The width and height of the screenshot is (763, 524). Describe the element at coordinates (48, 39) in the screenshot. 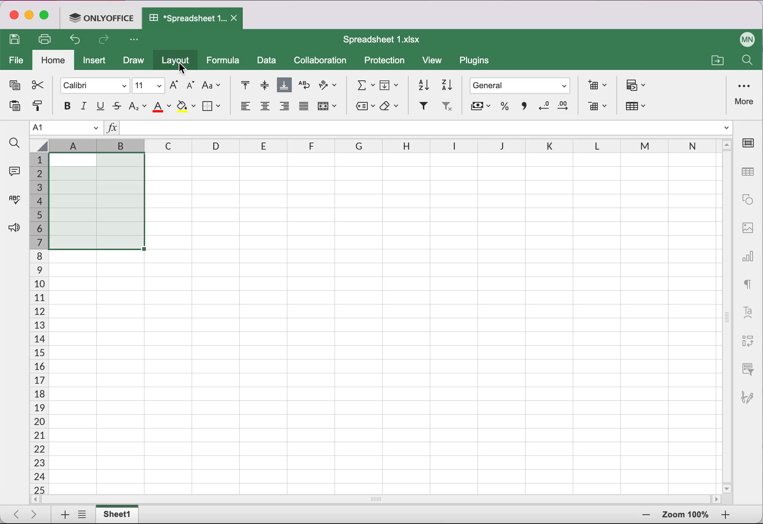

I see `print` at that location.